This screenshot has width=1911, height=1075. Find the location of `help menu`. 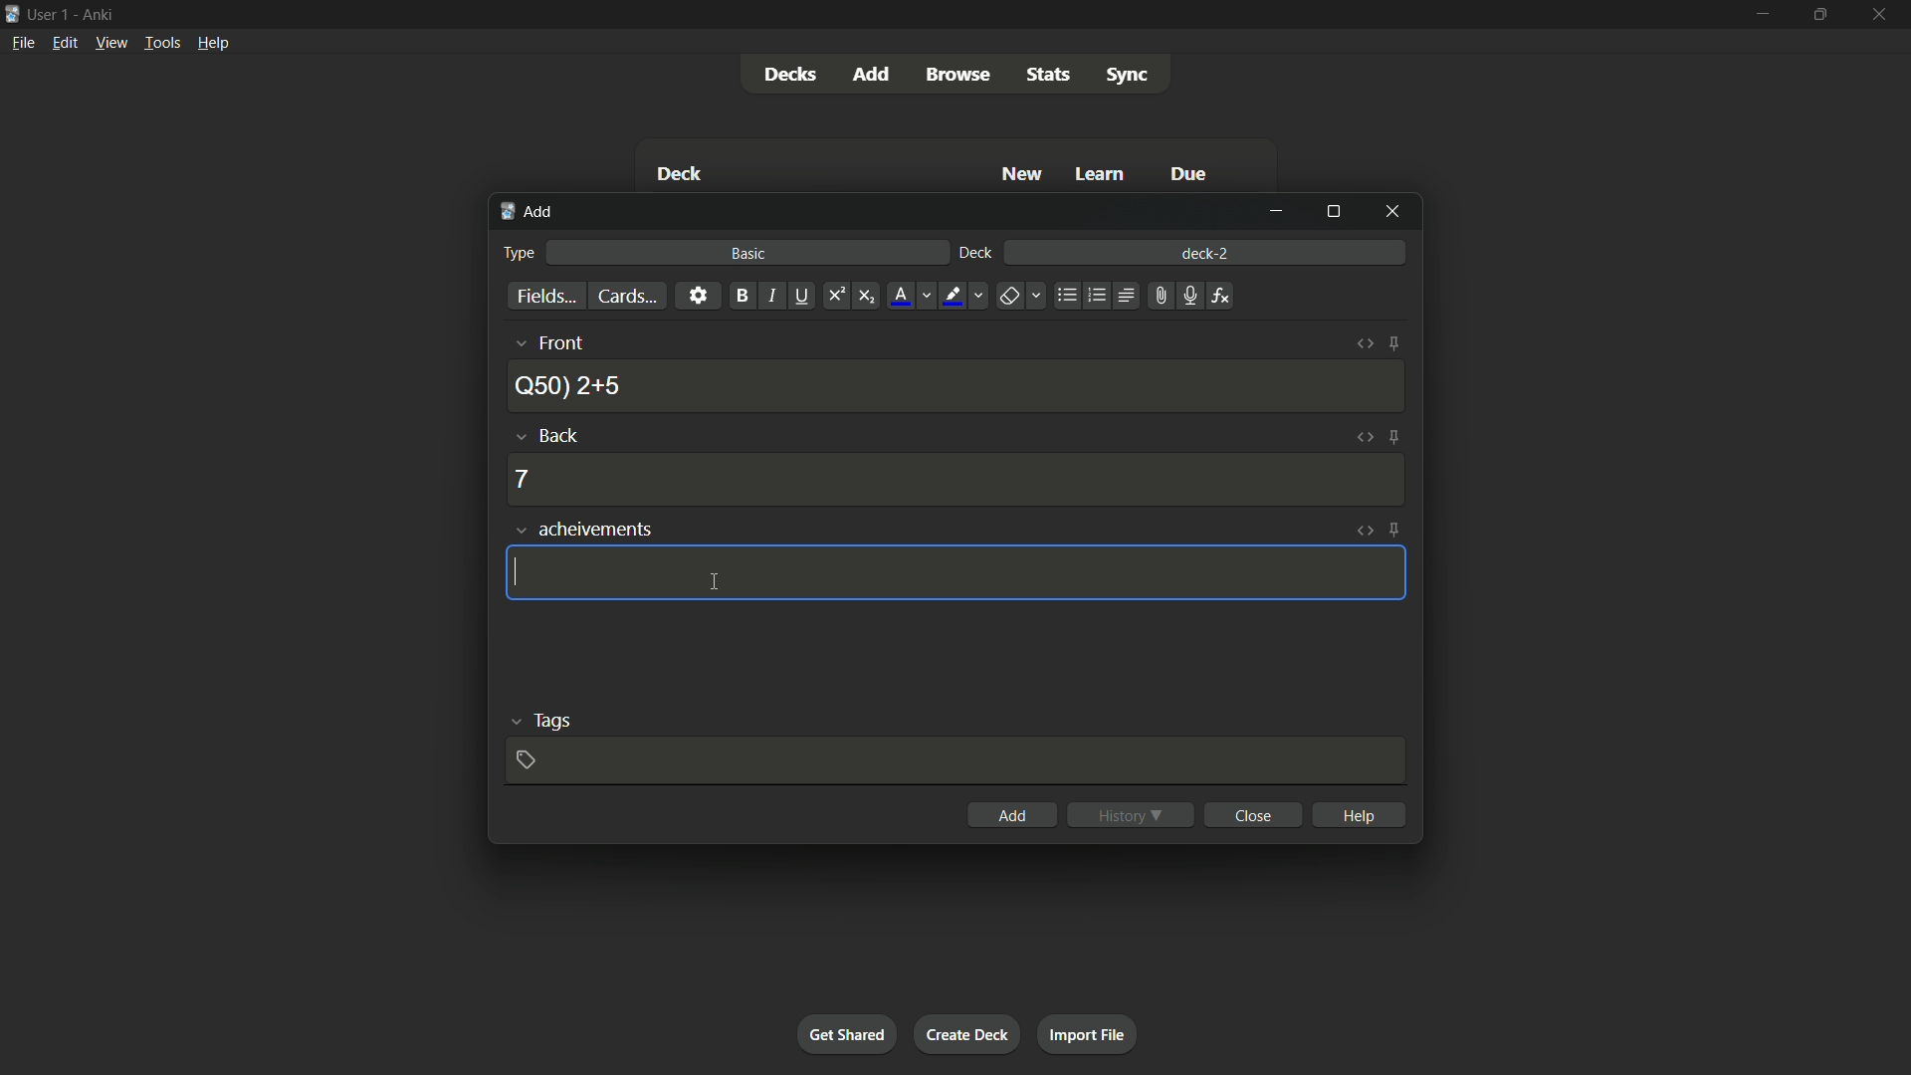

help menu is located at coordinates (215, 42).